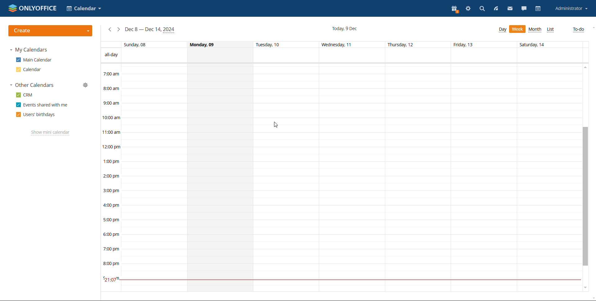 Image resolution: width=596 pixels, height=301 pixels. What do you see at coordinates (51, 31) in the screenshot?
I see `create` at bounding box center [51, 31].